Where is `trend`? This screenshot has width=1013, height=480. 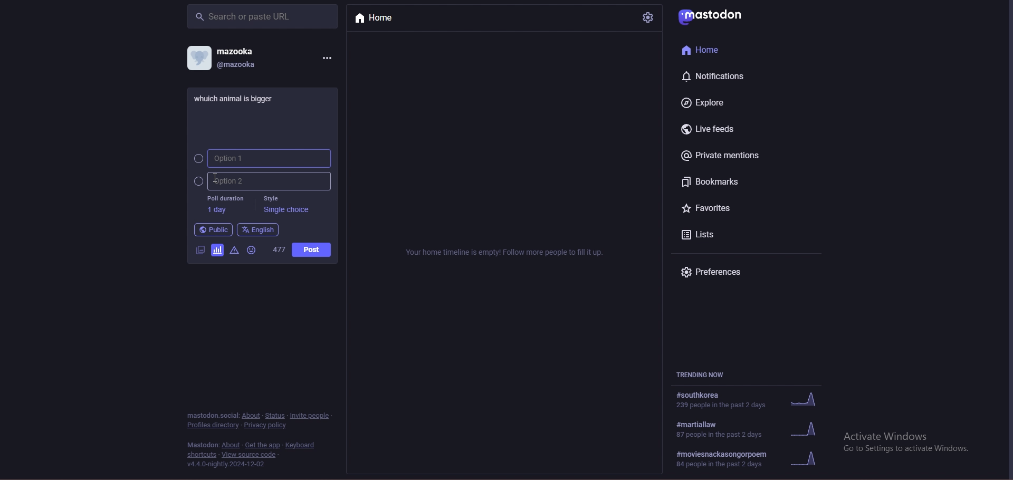 trend is located at coordinates (753, 429).